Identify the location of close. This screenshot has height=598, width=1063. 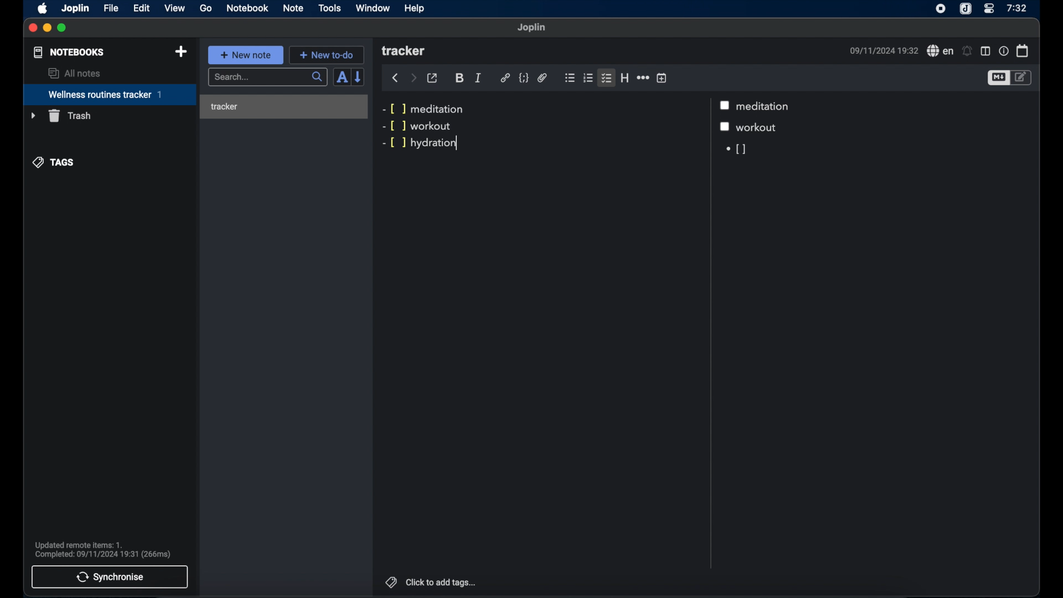
(33, 28).